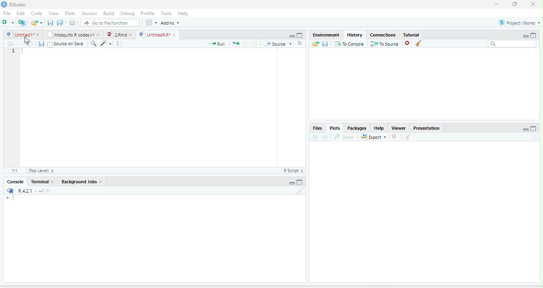 The width and height of the screenshot is (543, 288). Describe the element at coordinates (374, 137) in the screenshot. I see `Export` at that location.